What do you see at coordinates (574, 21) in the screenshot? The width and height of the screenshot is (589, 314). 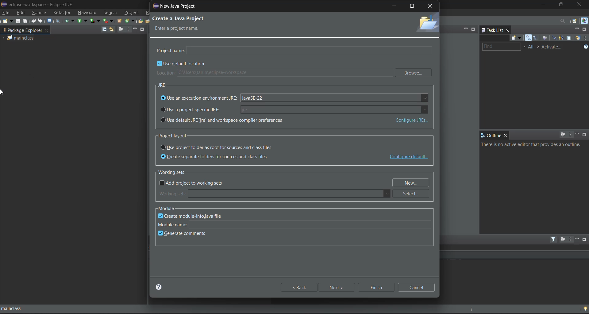 I see `open perspective` at bounding box center [574, 21].